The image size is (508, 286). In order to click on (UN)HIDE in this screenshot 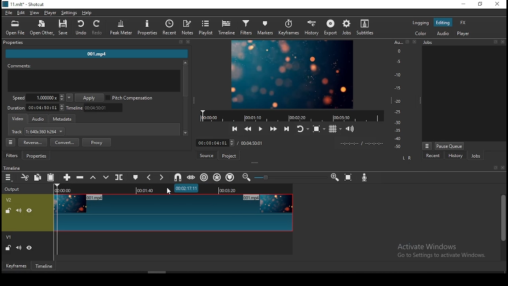, I will do `click(30, 211)`.